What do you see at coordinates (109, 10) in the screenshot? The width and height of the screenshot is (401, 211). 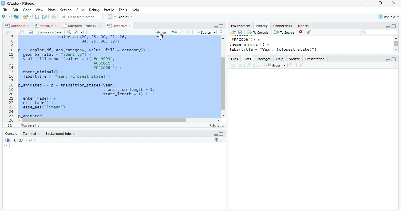 I see `Profile` at bounding box center [109, 10].